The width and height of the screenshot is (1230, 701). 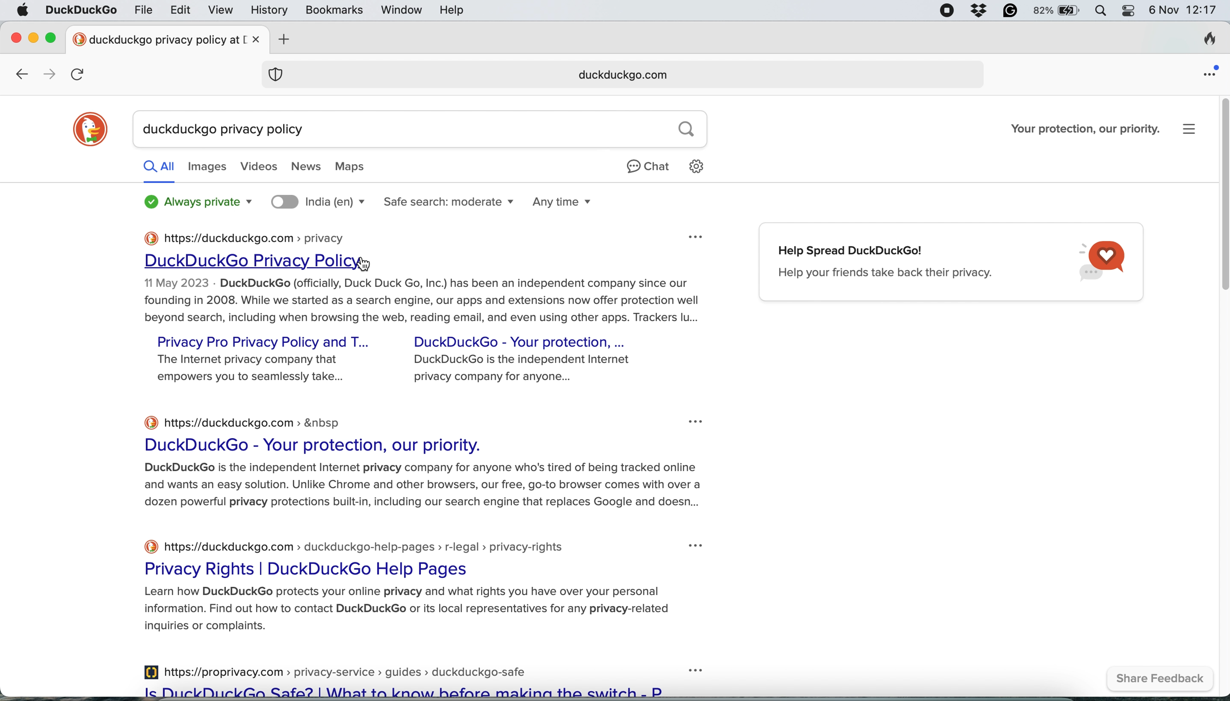 I want to click on Privacy Rights | DuckDuckGo Help Pages, so click(x=309, y=569).